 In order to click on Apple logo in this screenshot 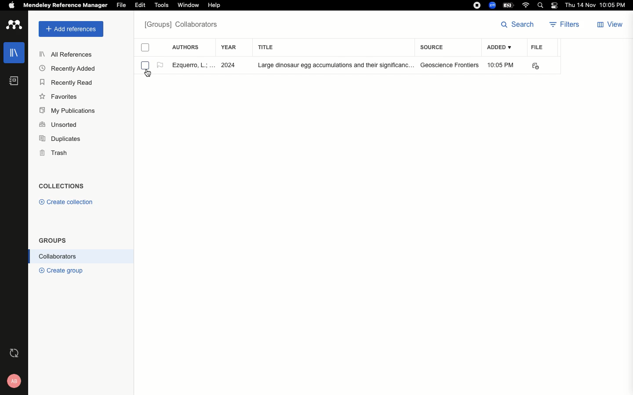, I will do `click(11, 4)`.